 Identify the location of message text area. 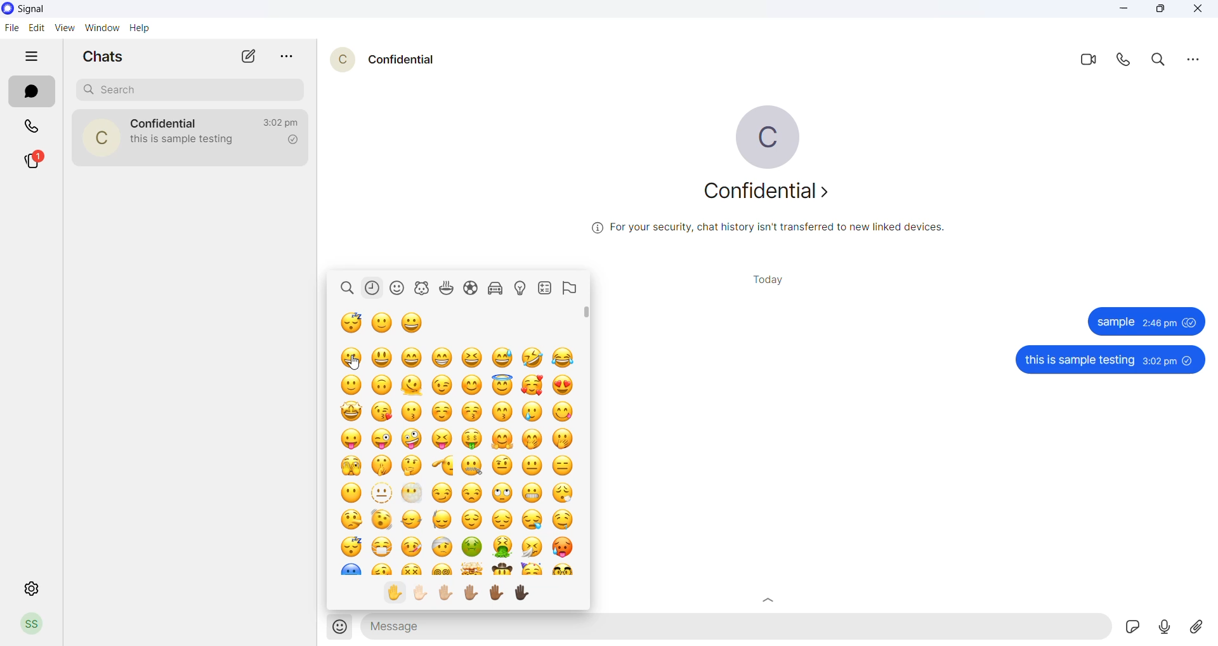
(737, 628).